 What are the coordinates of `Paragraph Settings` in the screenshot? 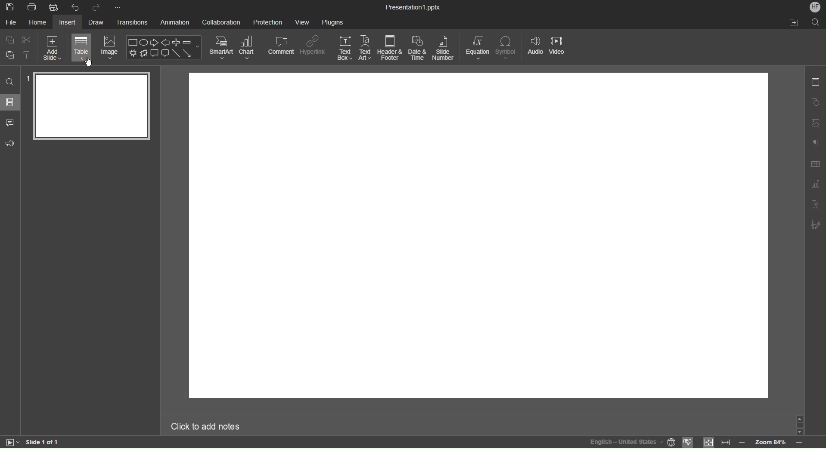 It's located at (816, 144).